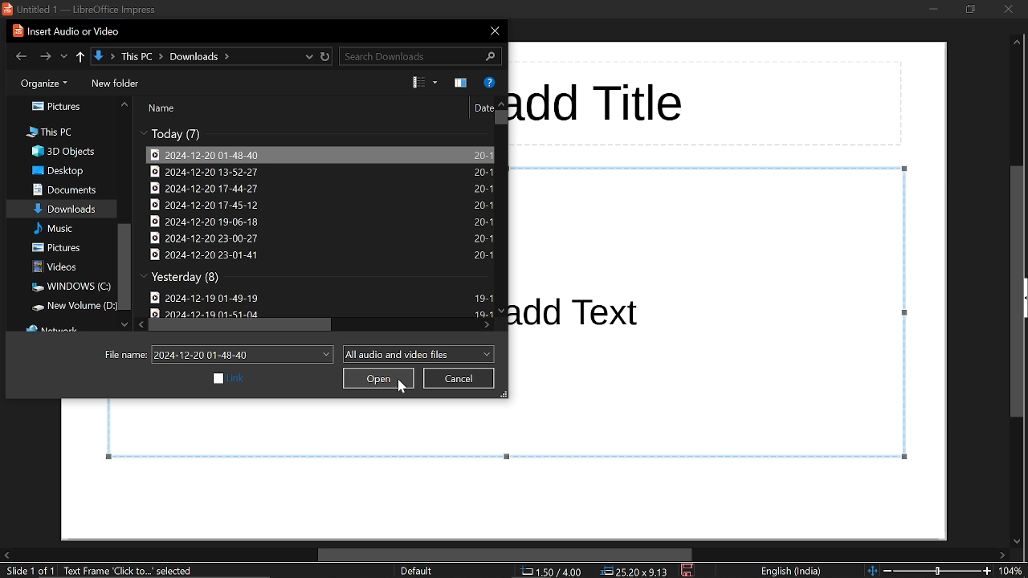 The image size is (1028, 578). I want to click on current zoom, so click(1014, 571).